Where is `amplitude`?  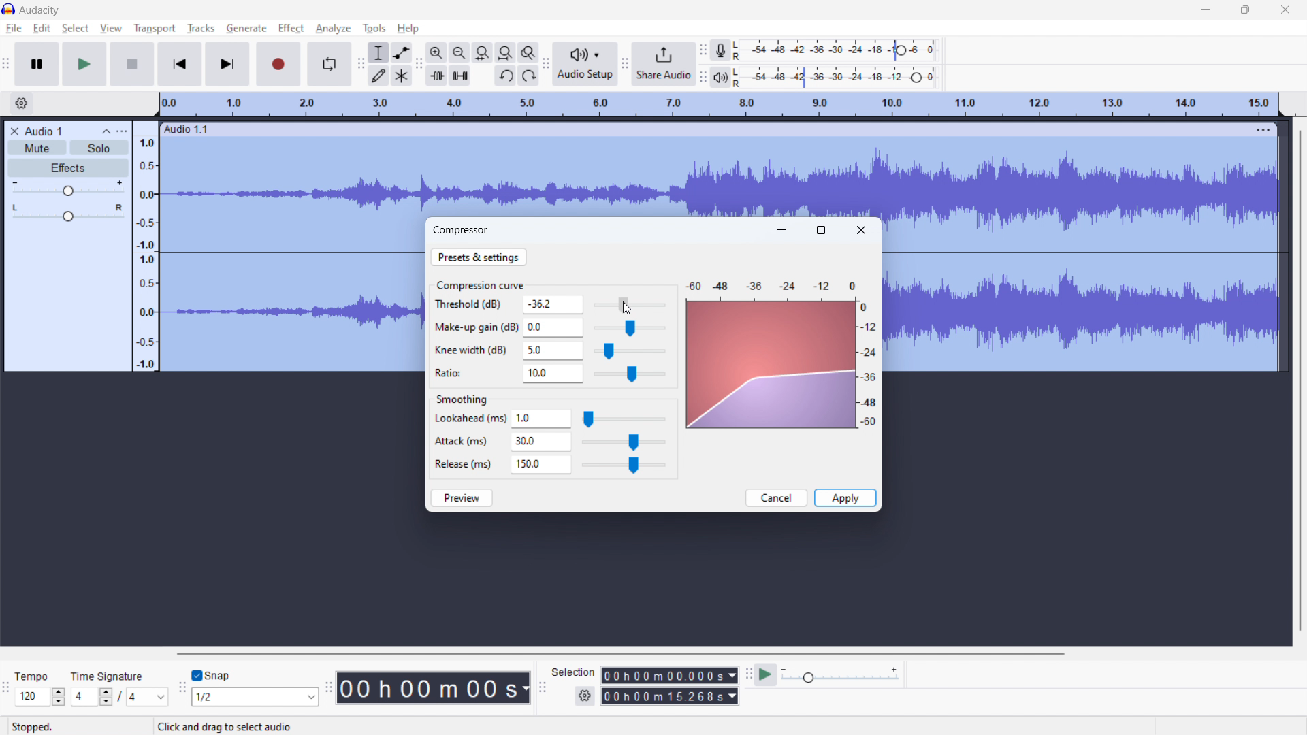 amplitude is located at coordinates (146, 245).